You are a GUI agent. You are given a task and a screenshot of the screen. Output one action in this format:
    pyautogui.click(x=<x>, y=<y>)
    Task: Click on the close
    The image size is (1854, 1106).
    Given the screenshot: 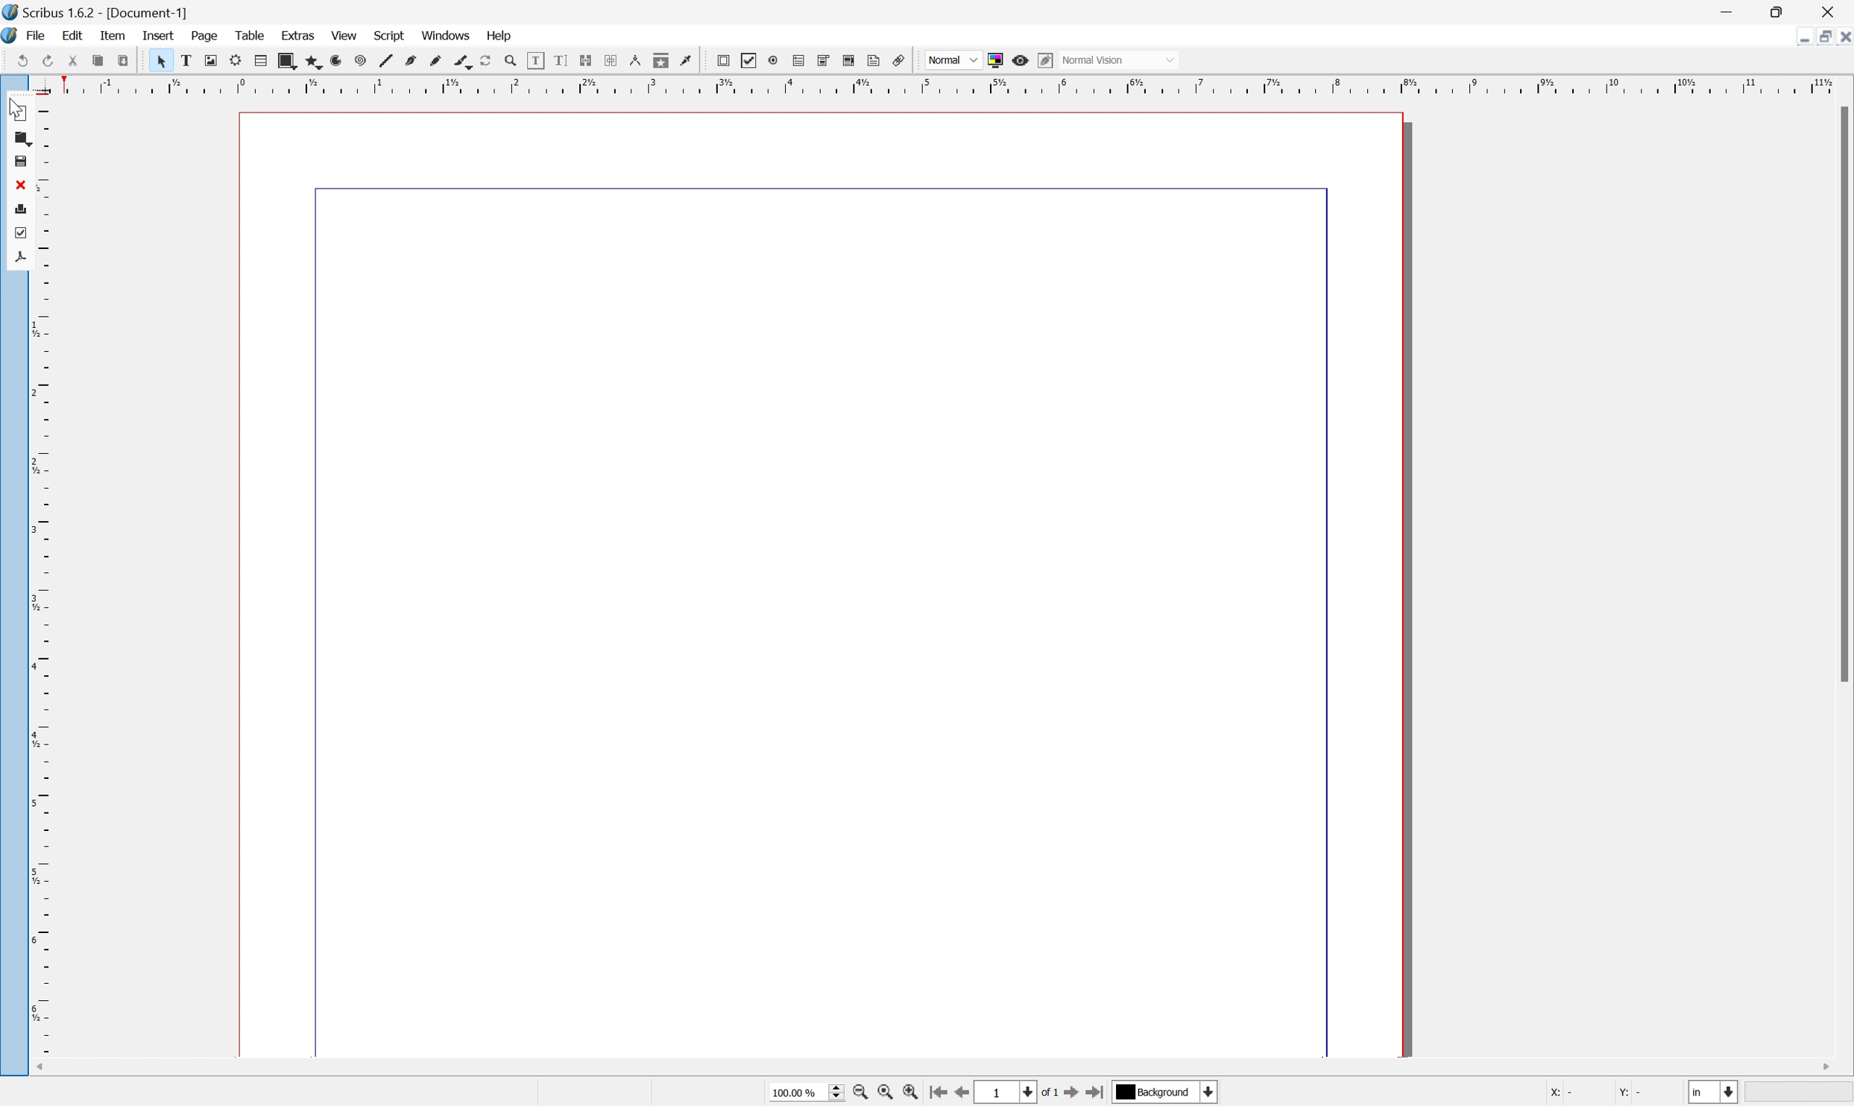 What is the action you would take?
    pyautogui.click(x=1842, y=38)
    